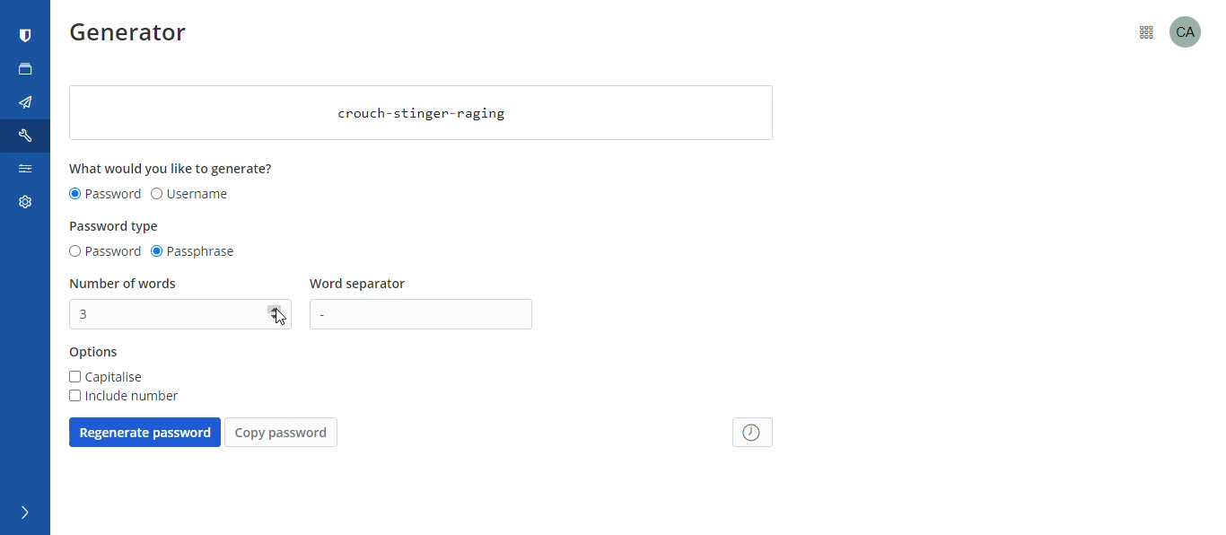 Image resolution: width=1226 pixels, height=535 pixels. Describe the element at coordinates (24, 172) in the screenshot. I see `search settings` at that location.